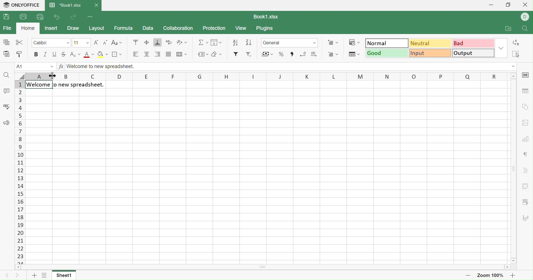  What do you see at coordinates (8, 28) in the screenshot?
I see `File` at bounding box center [8, 28].